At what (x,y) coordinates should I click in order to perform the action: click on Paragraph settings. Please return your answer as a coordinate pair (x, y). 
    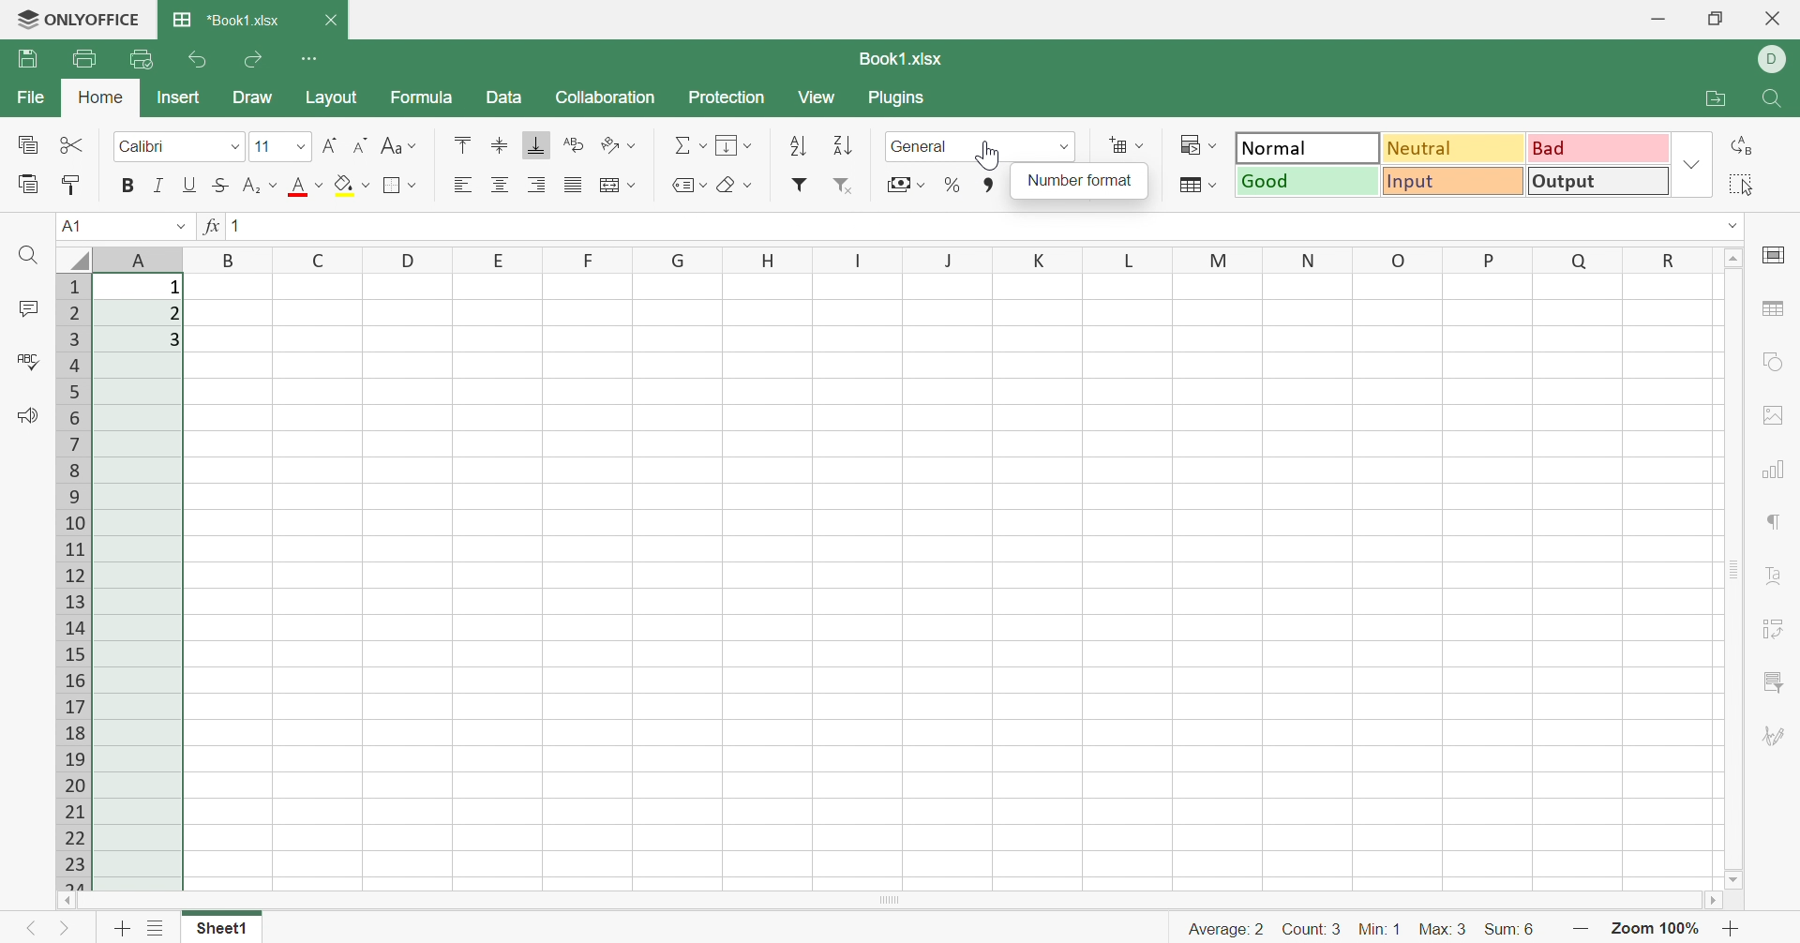
    Looking at the image, I should click on (1775, 524).